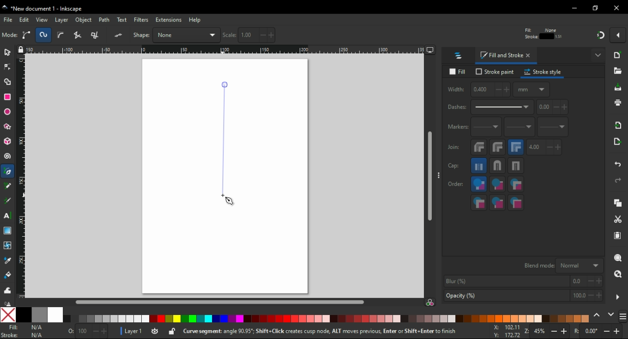  Describe the element at coordinates (105, 20) in the screenshot. I see `path` at that location.